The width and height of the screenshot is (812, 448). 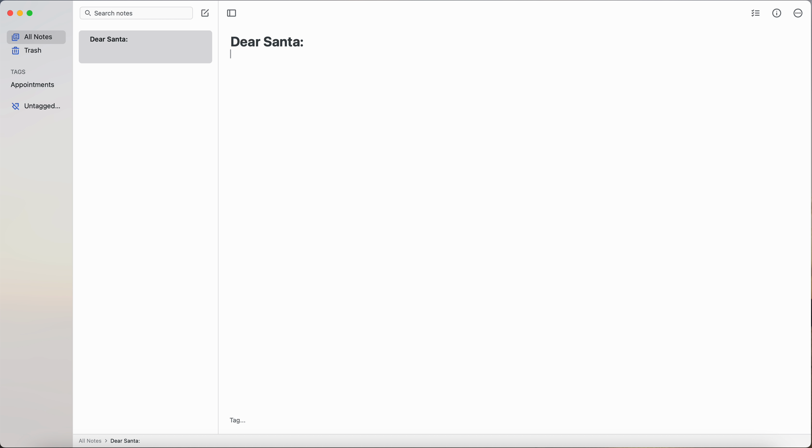 I want to click on minimize app, so click(x=21, y=14).